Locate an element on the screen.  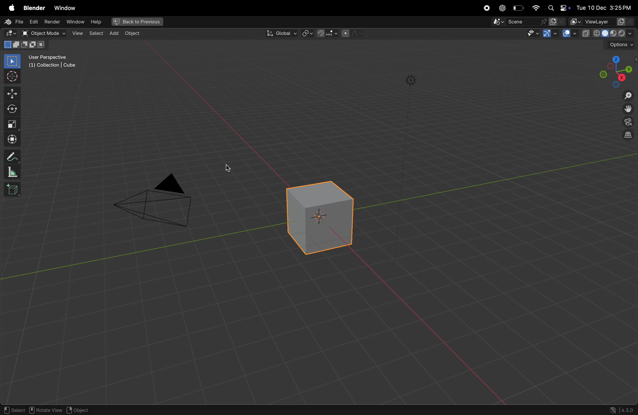
Visibility is located at coordinates (531, 35).